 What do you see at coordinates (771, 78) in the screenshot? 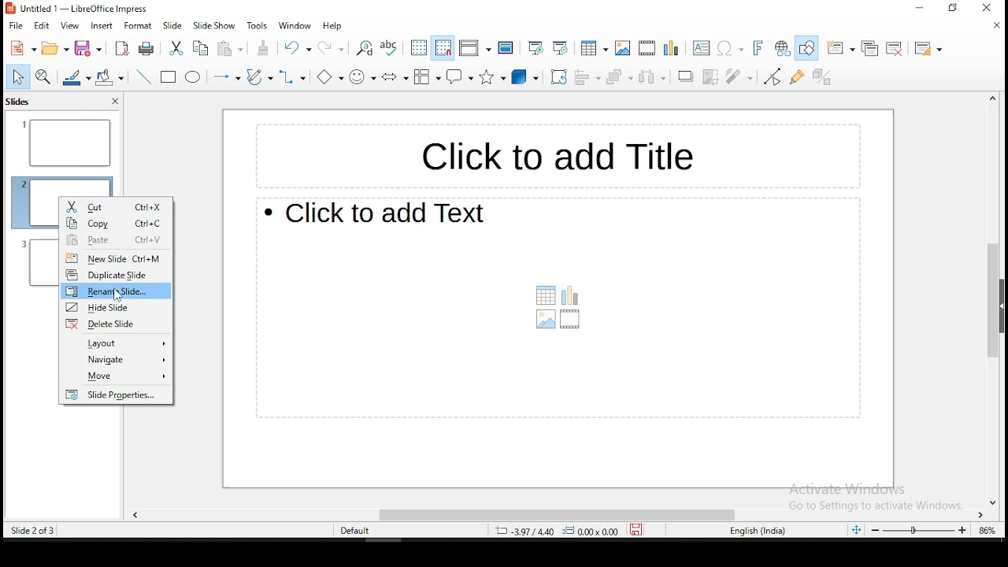
I see `toggle point edit mode` at bounding box center [771, 78].